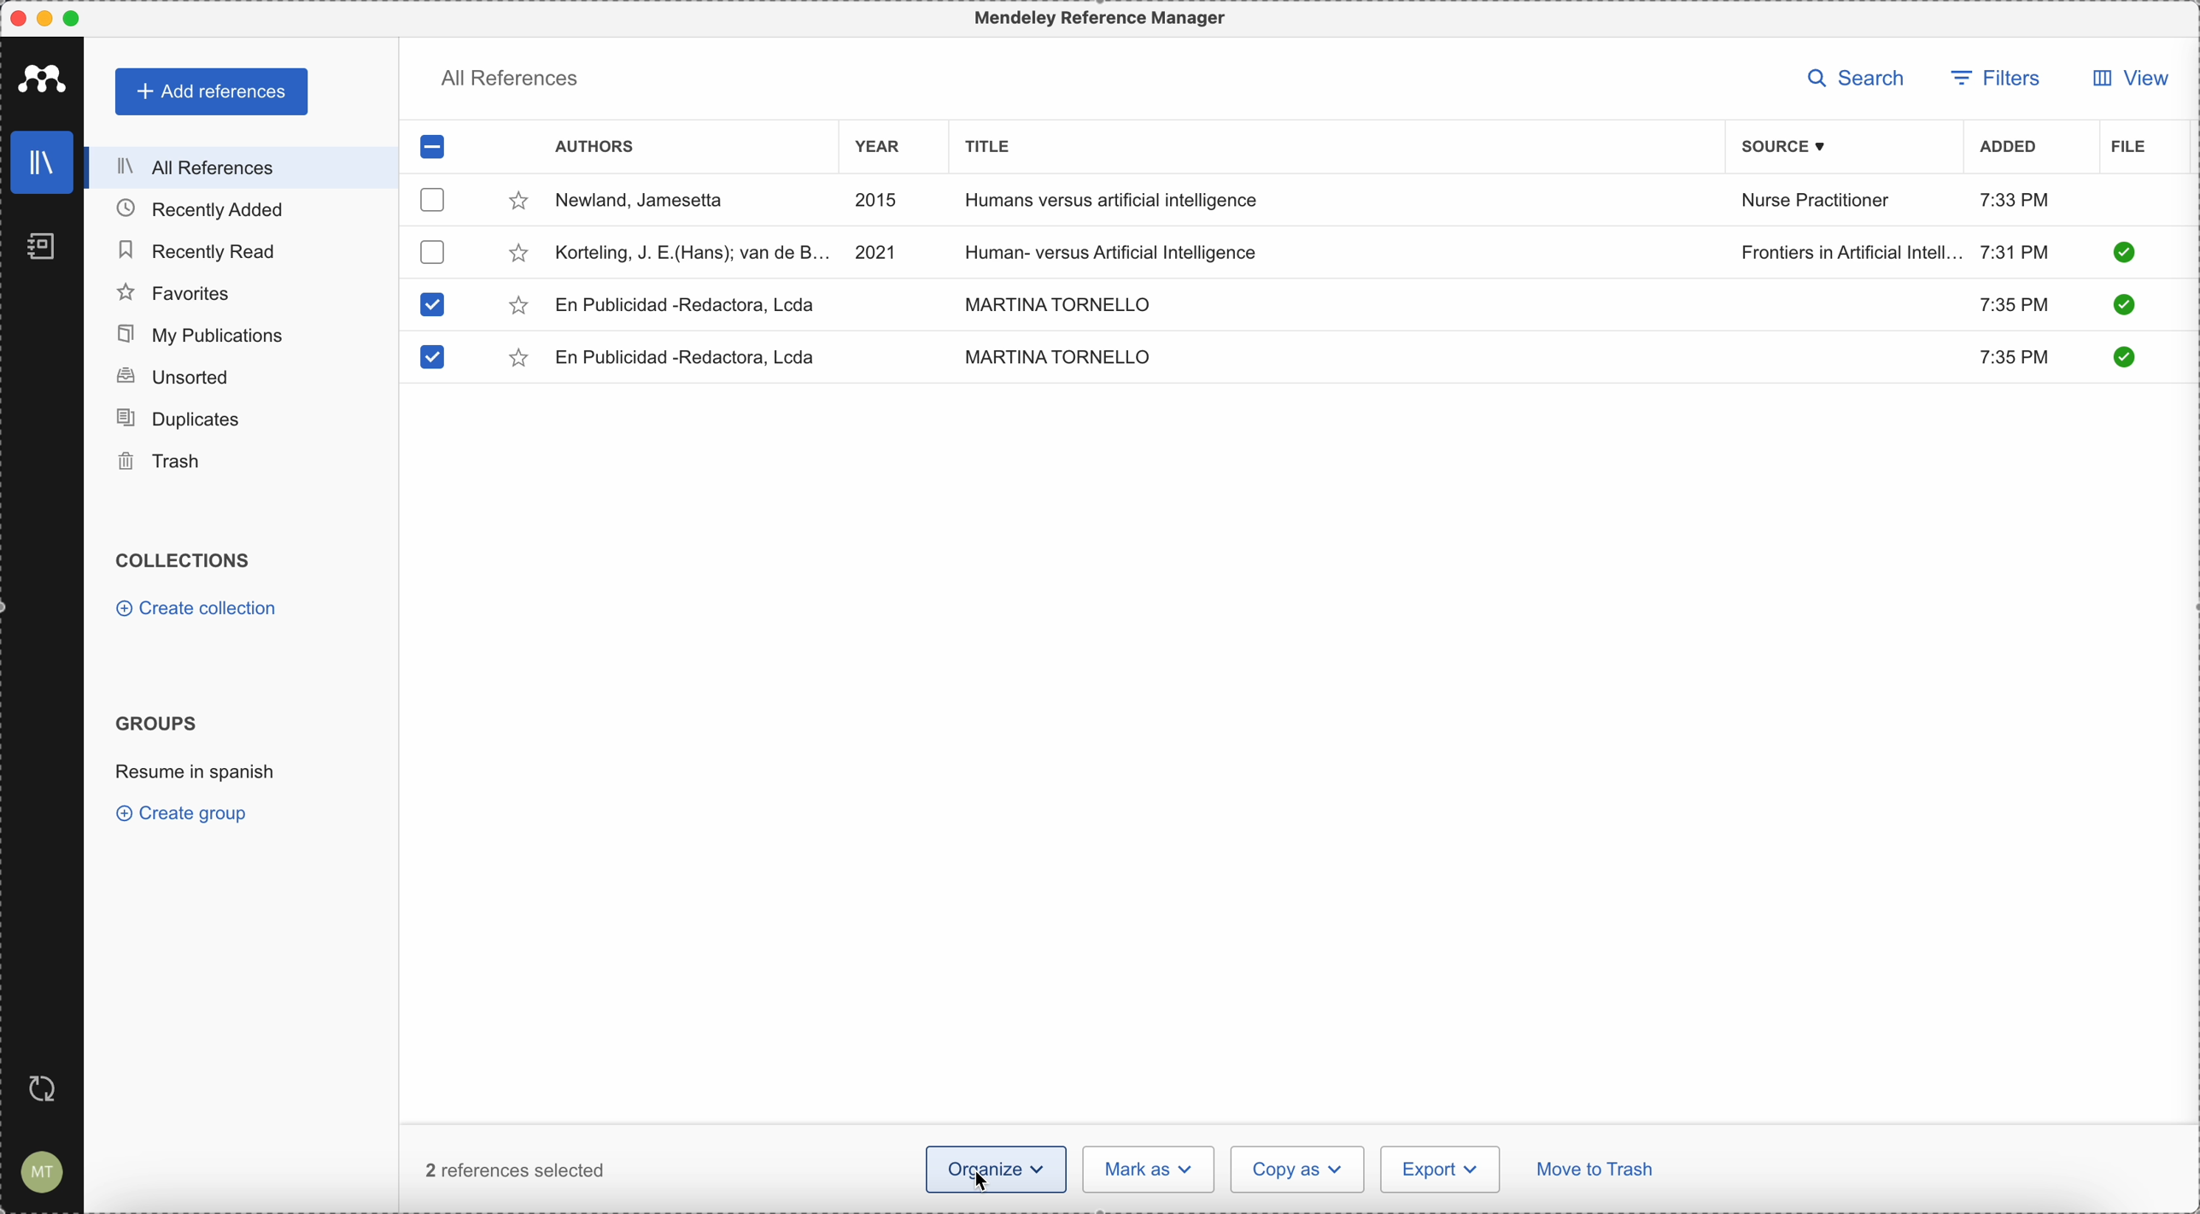 This screenshot has height=1214, width=2200. Describe the element at coordinates (983, 144) in the screenshot. I see `title` at that location.